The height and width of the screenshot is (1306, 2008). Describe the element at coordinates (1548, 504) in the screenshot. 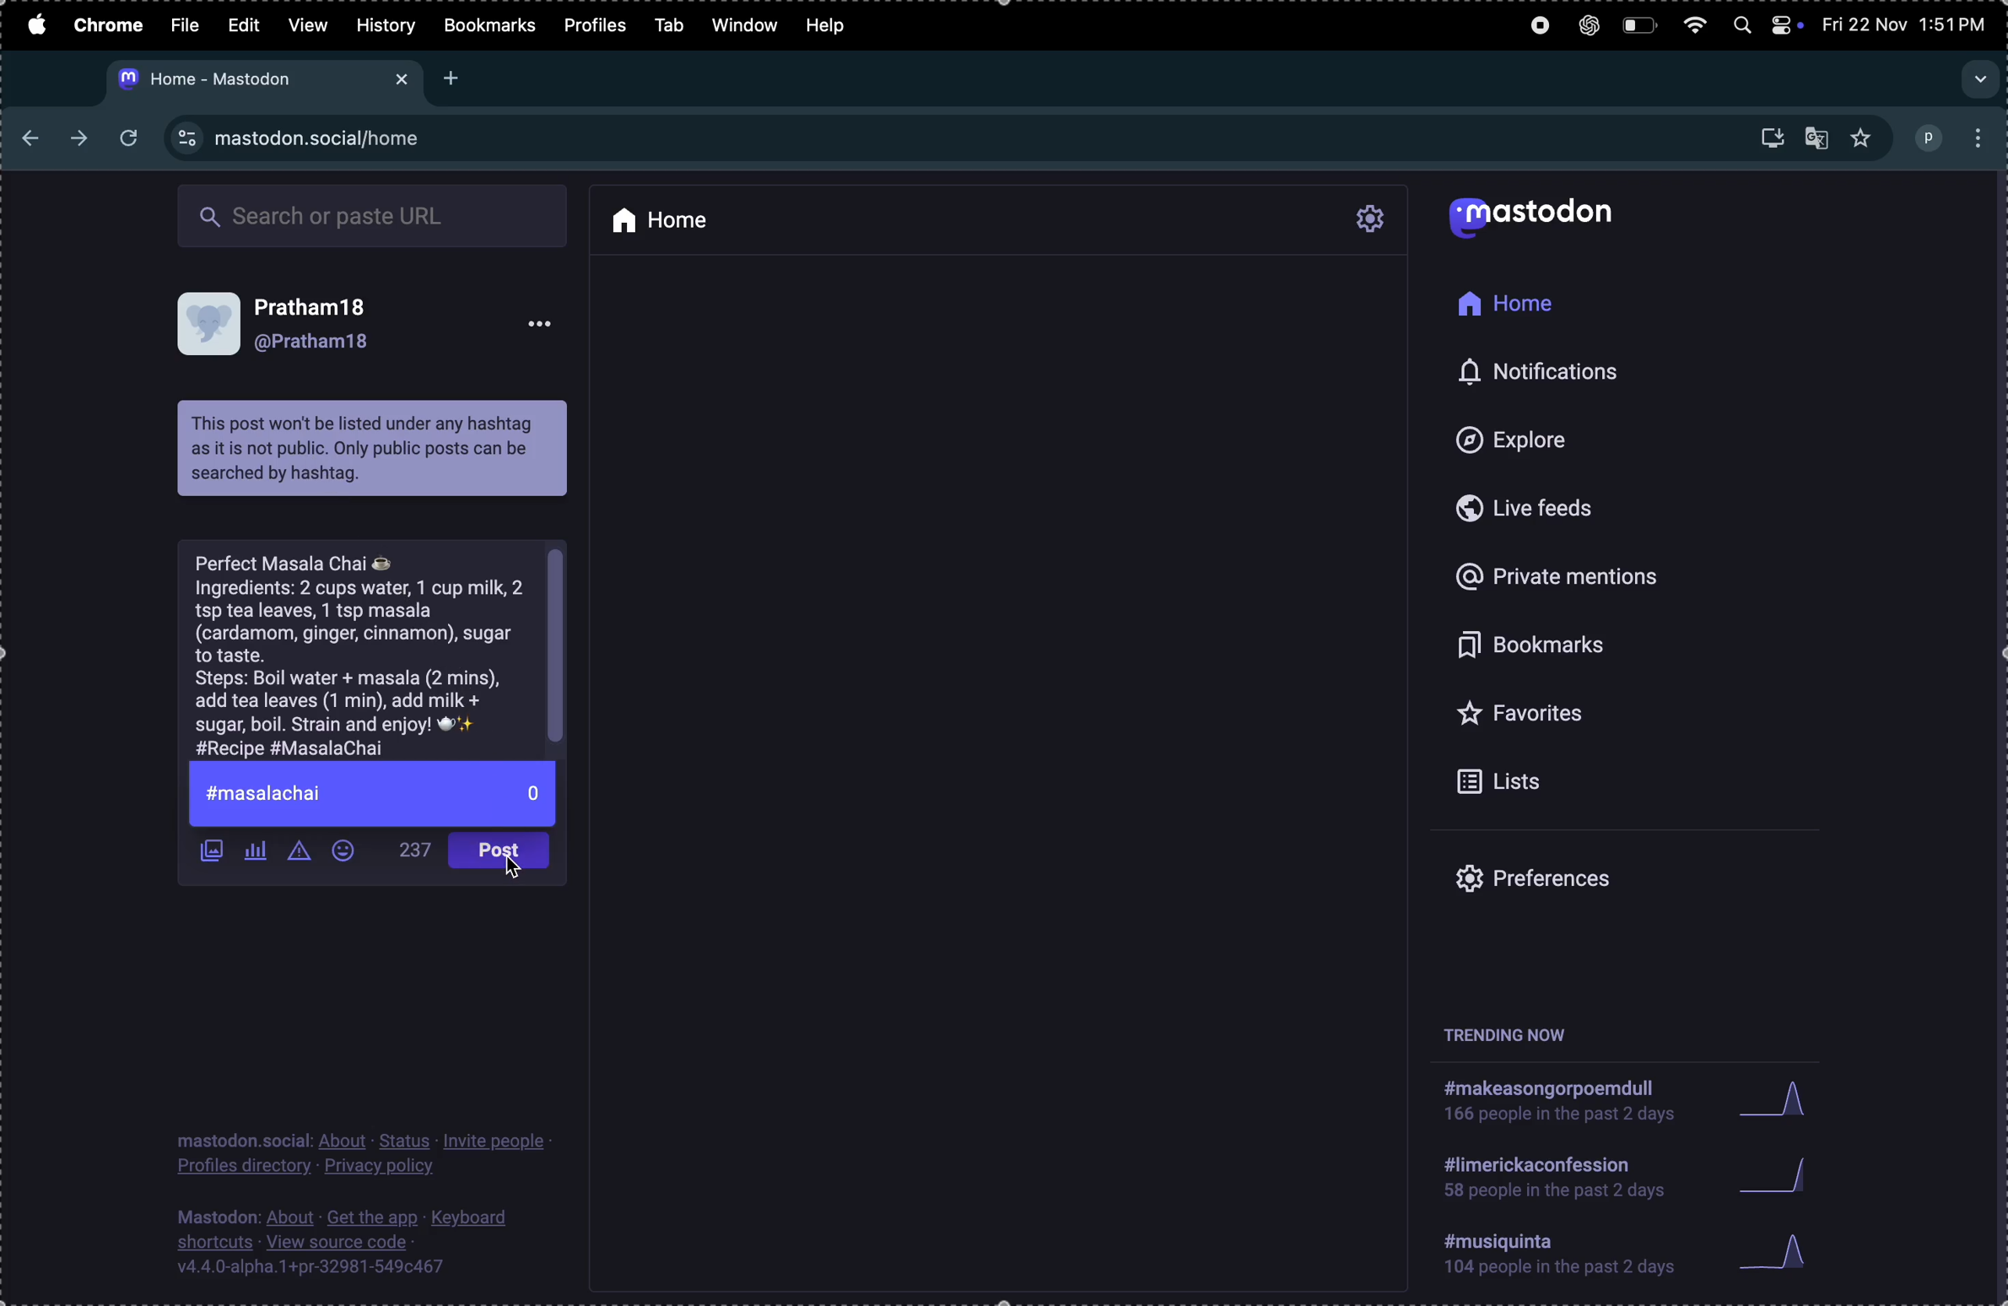

I see `live feeds` at that location.